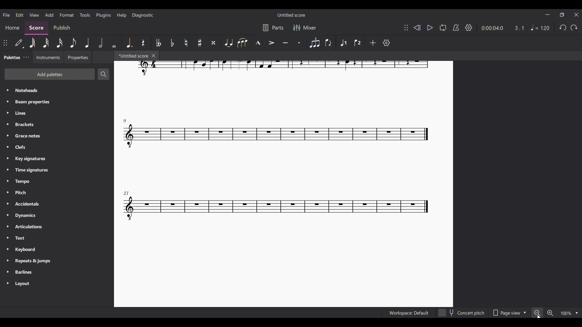 The height and width of the screenshot is (327, 582). I want to click on 16th note, so click(60, 43).